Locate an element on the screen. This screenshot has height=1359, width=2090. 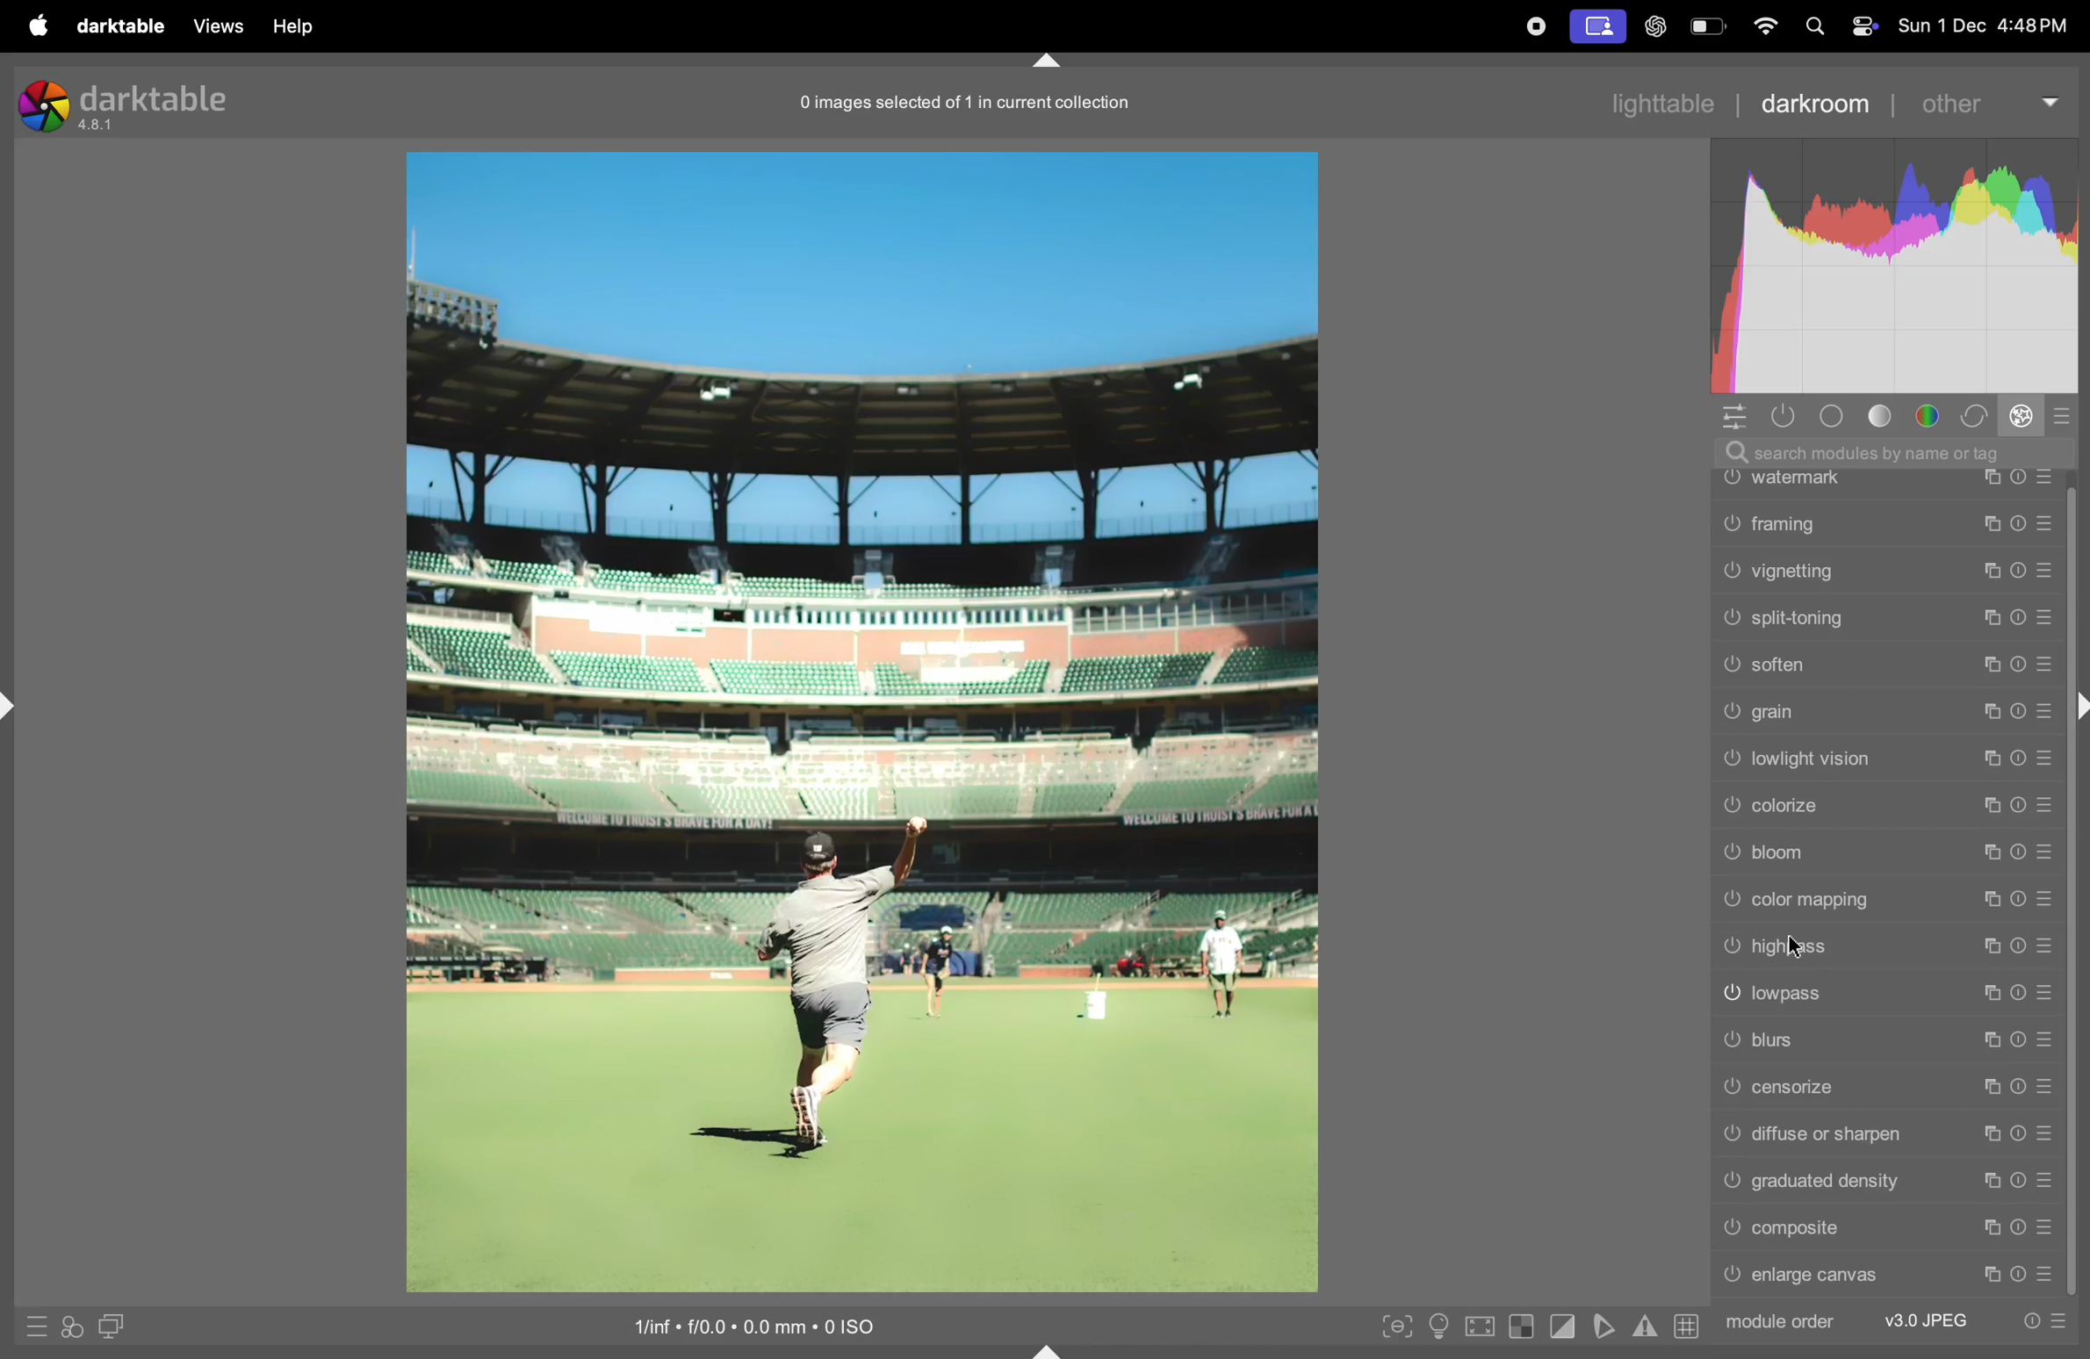
toggle guidelines is located at coordinates (1687, 1326).